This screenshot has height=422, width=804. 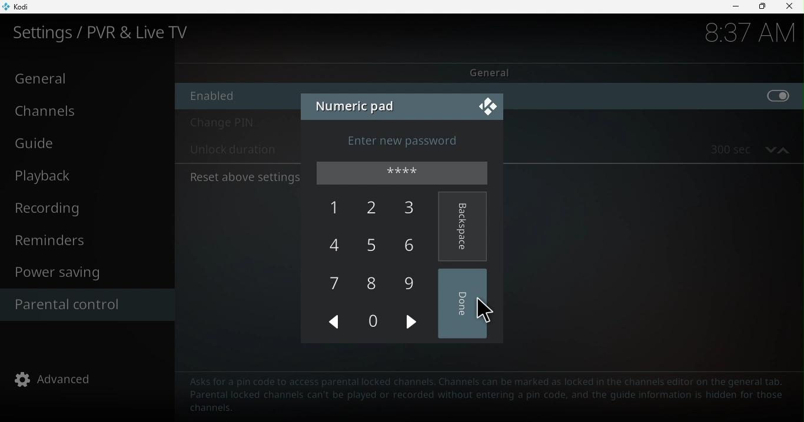 I want to click on decrease, so click(x=769, y=149).